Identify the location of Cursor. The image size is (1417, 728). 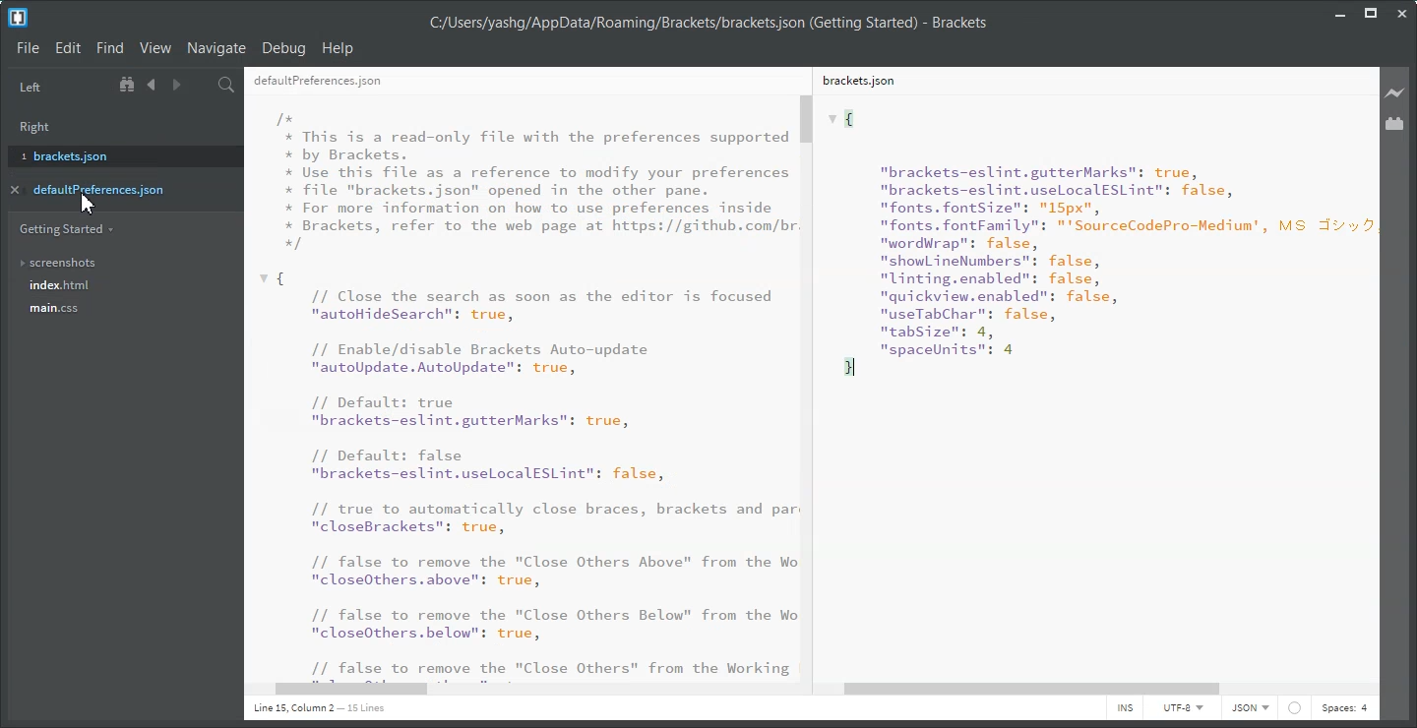
(89, 203).